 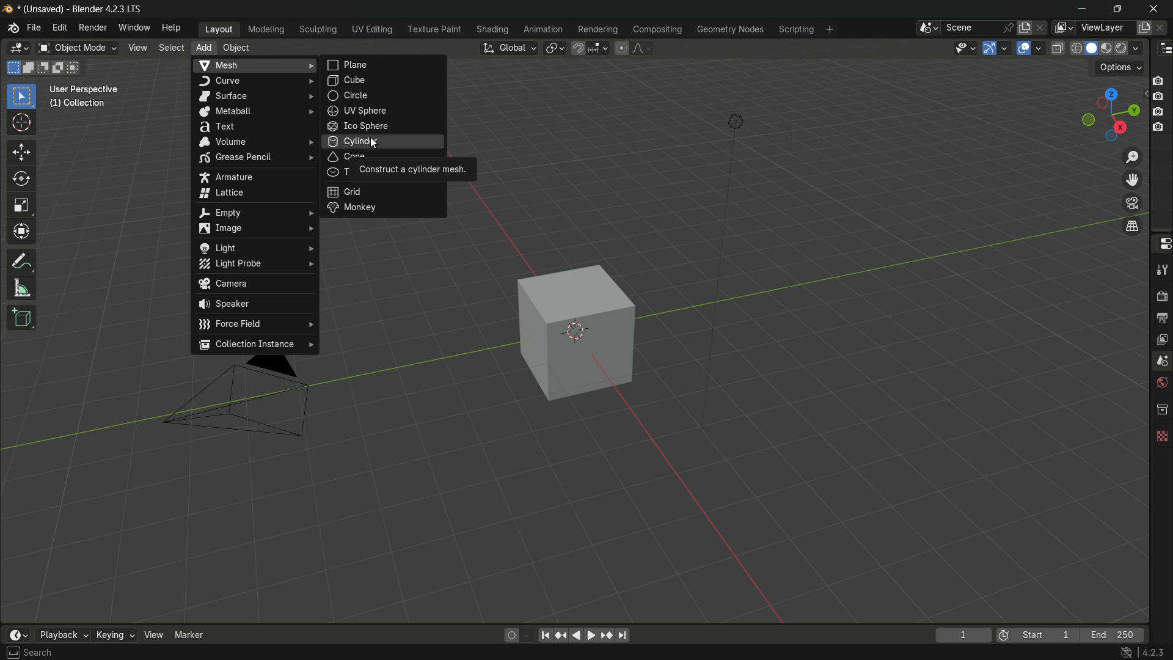 What do you see at coordinates (621, 48) in the screenshot?
I see `proportional editing object` at bounding box center [621, 48].